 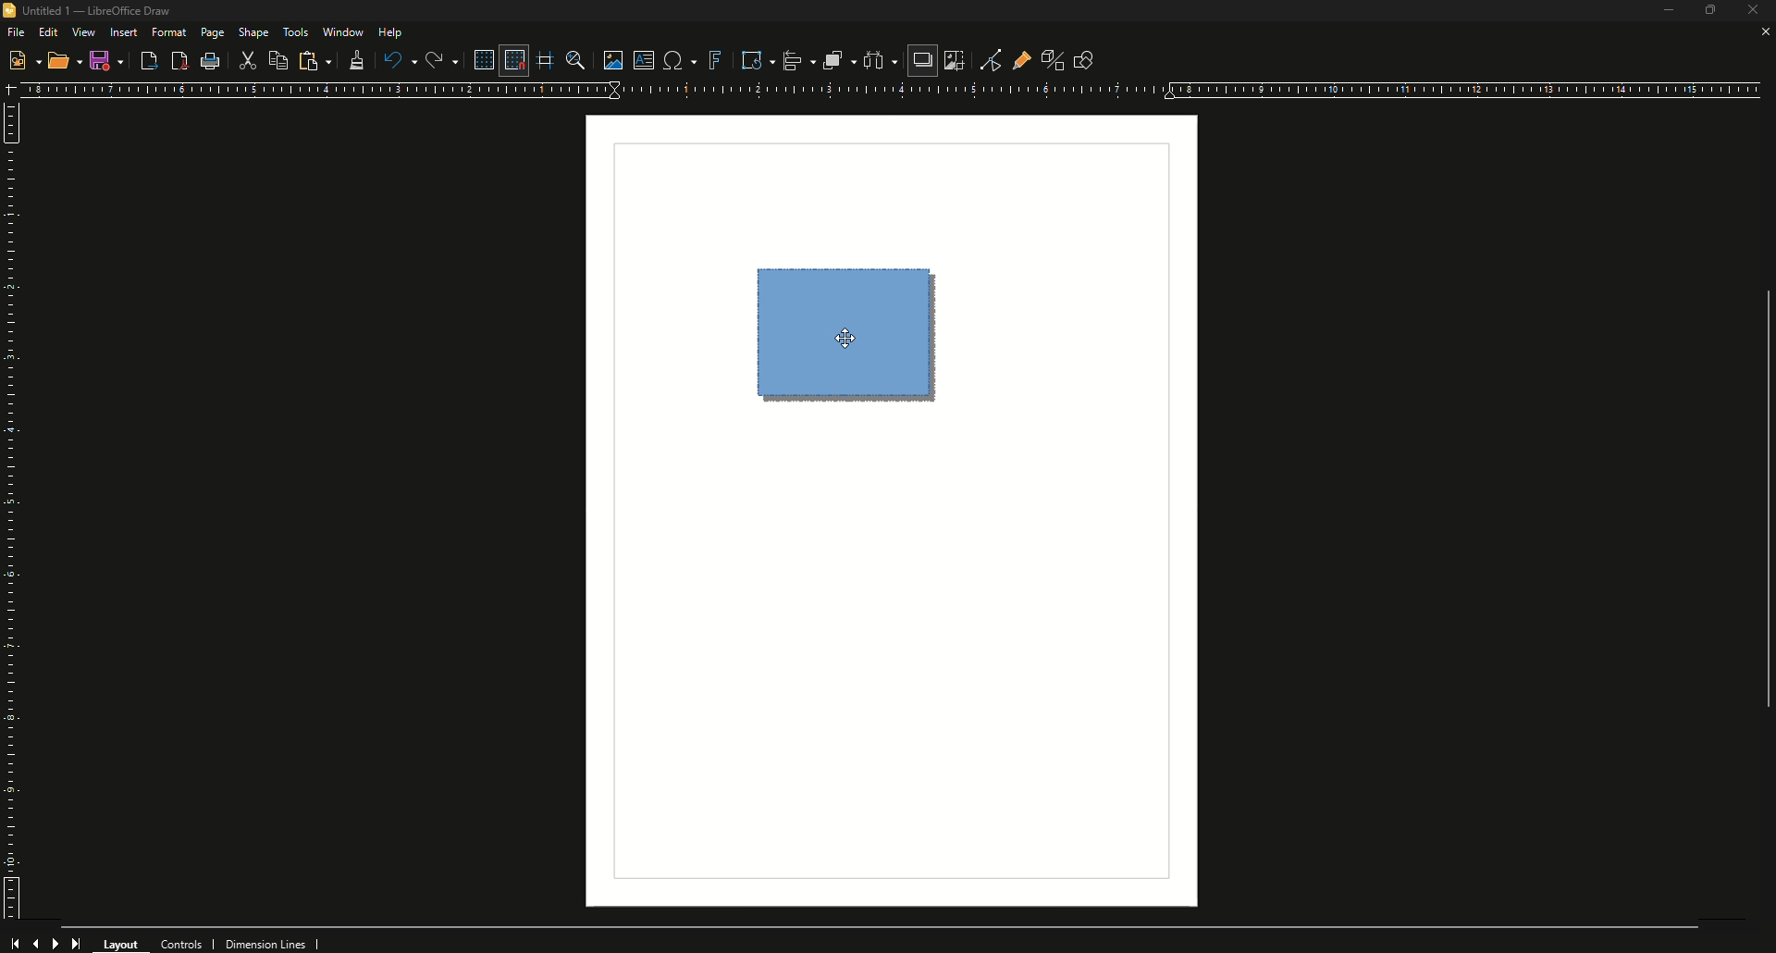 I want to click on Controls, so click(x=187, y=942).